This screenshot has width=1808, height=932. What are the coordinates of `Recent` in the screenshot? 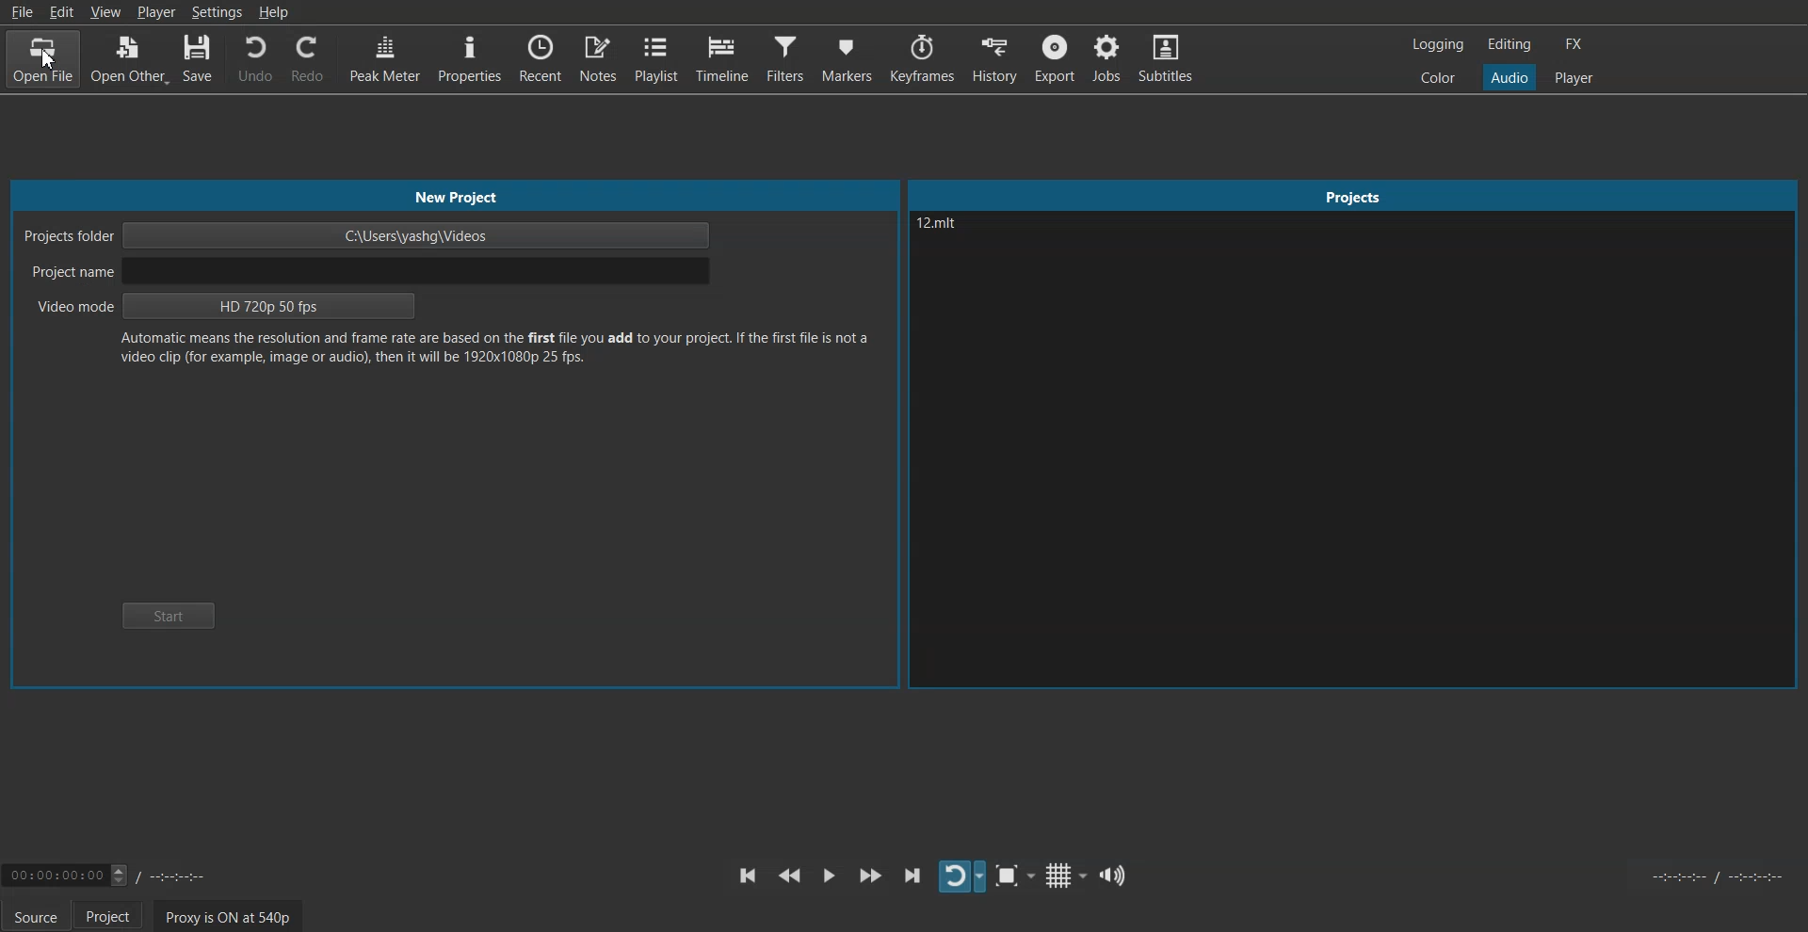 It's located at (541, 57).